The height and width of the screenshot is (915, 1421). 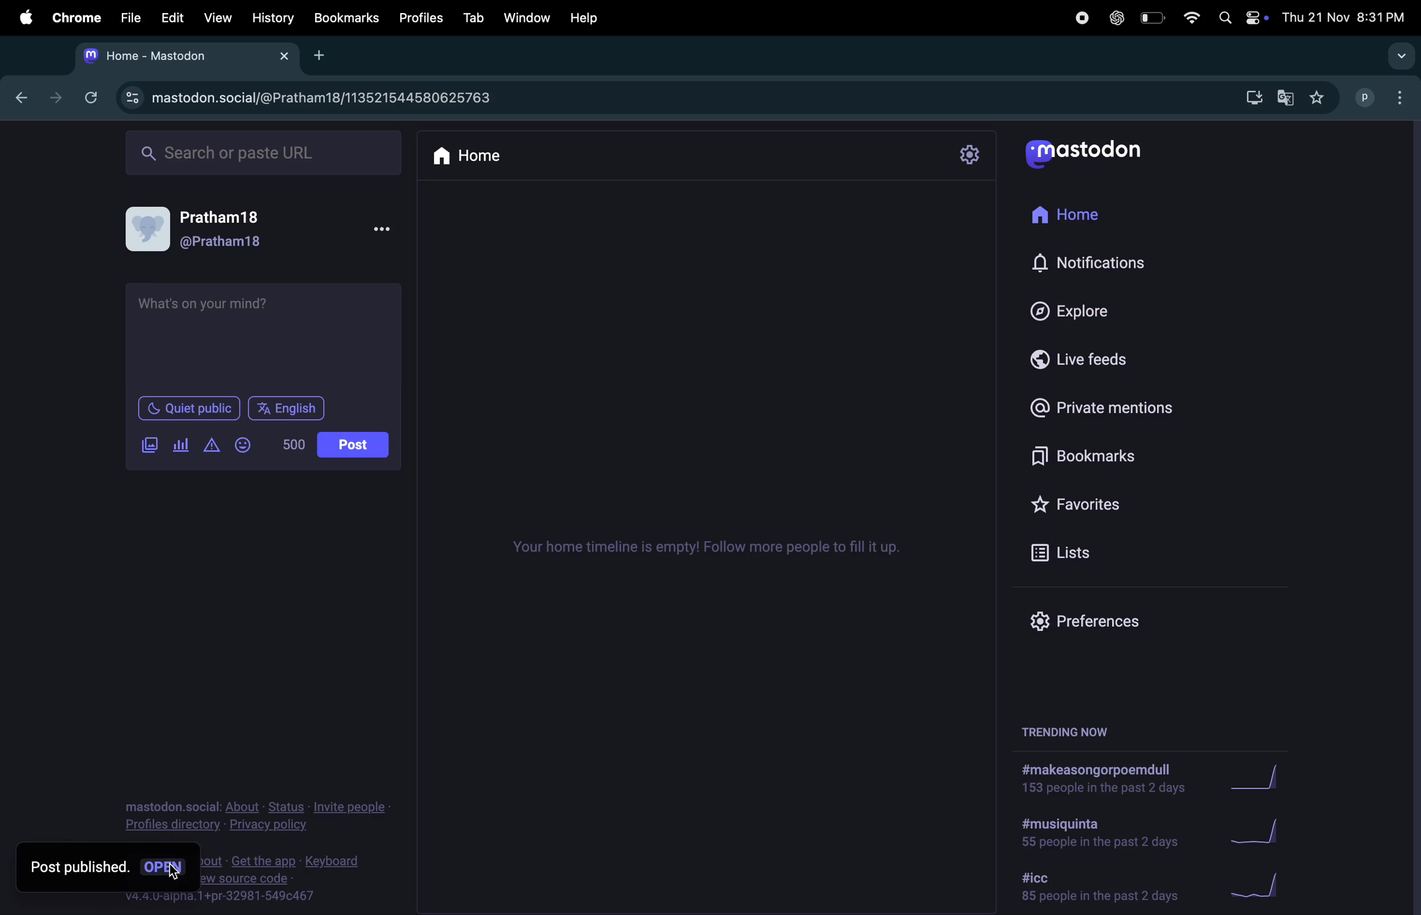 I want to click on translate, so click(x=1285, y=98).